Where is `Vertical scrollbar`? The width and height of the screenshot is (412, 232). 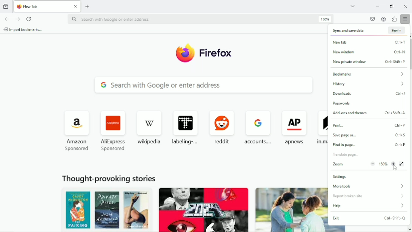 Vertical scrollbar is located at coordinates (410, 59).